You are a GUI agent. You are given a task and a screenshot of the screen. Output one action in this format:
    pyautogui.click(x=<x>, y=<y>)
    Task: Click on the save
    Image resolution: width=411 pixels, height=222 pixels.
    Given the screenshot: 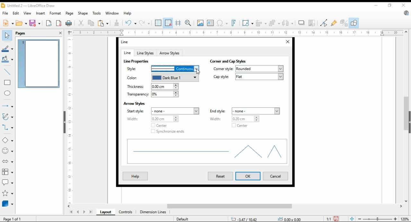 What is the action you would take?
    pyautogui.click(x=34, y=23)
    